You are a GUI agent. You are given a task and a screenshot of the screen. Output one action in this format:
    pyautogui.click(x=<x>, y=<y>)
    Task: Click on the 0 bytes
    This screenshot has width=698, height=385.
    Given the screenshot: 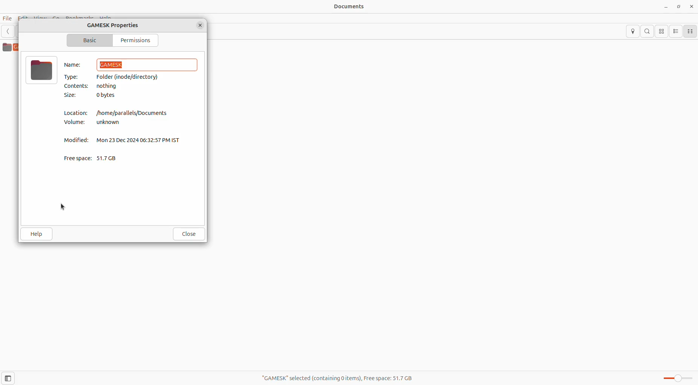 What is the action you would take?
    pyautogui.click(x=108, y=96)
    